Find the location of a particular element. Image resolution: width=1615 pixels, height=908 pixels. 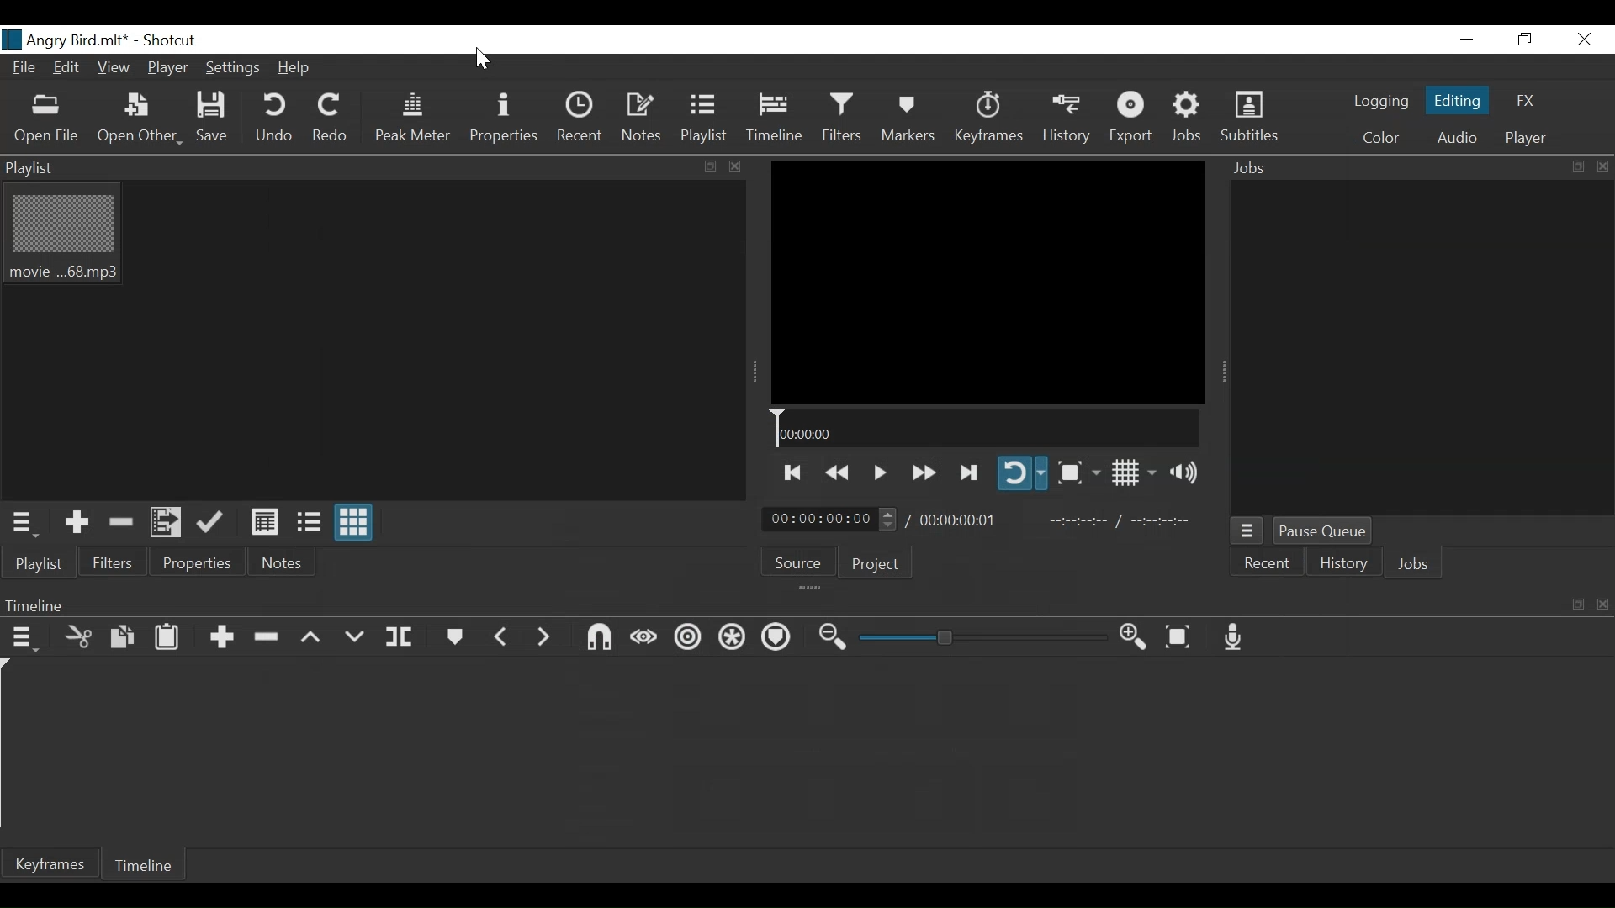

Timeline is located at coordinates (985, 429).